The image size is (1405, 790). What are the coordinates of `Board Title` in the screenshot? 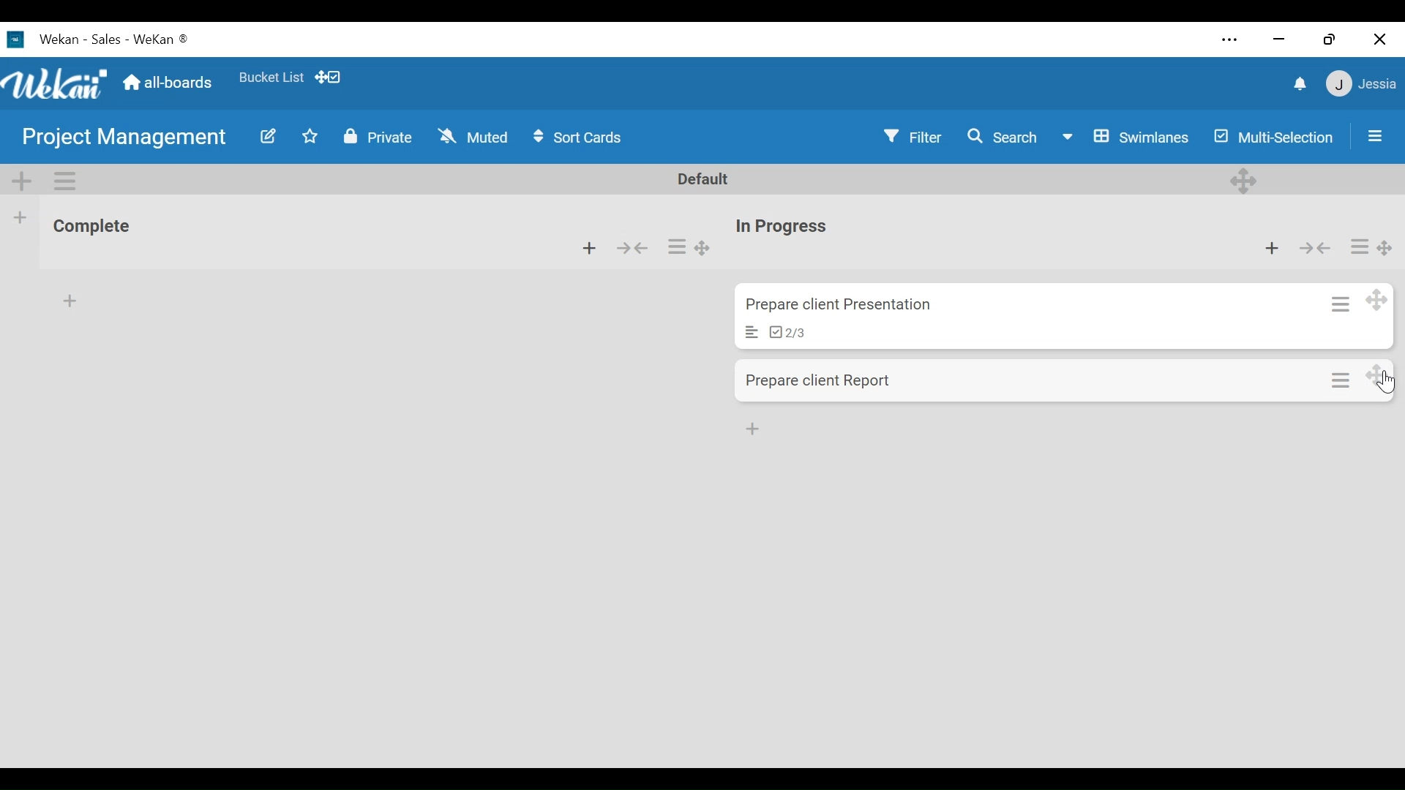 It's located at (124, 140).